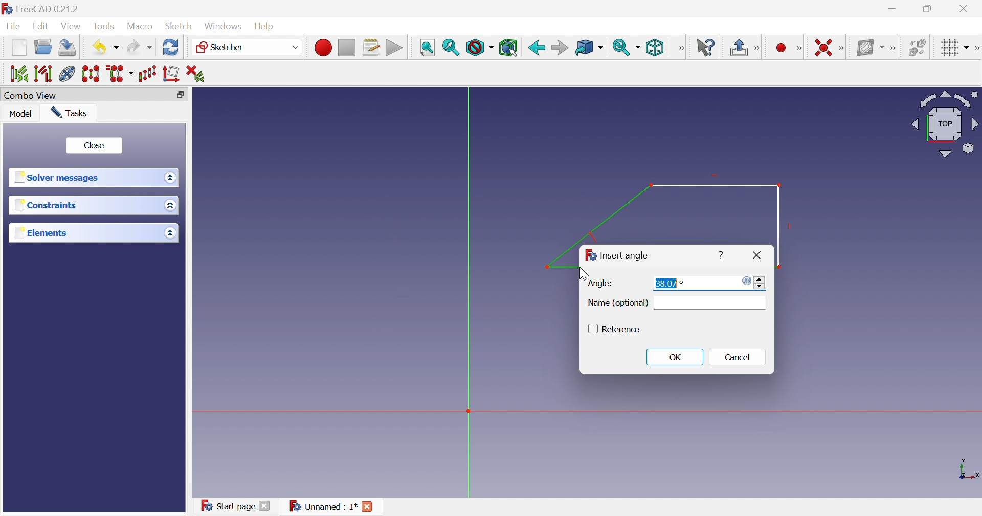 The height and width of the screenshot is (516, 982). What do you see at coordinates (763, 47) in the screenshot?
I see `constraint point onto object` at bounding box center [763, 47].